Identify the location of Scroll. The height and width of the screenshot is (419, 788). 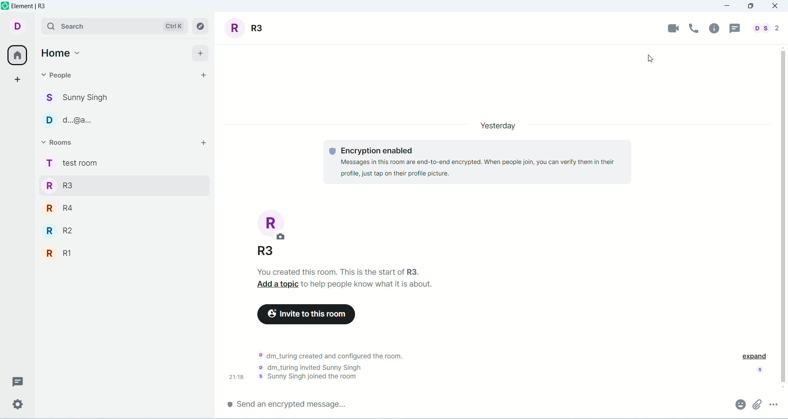
(783, 216).